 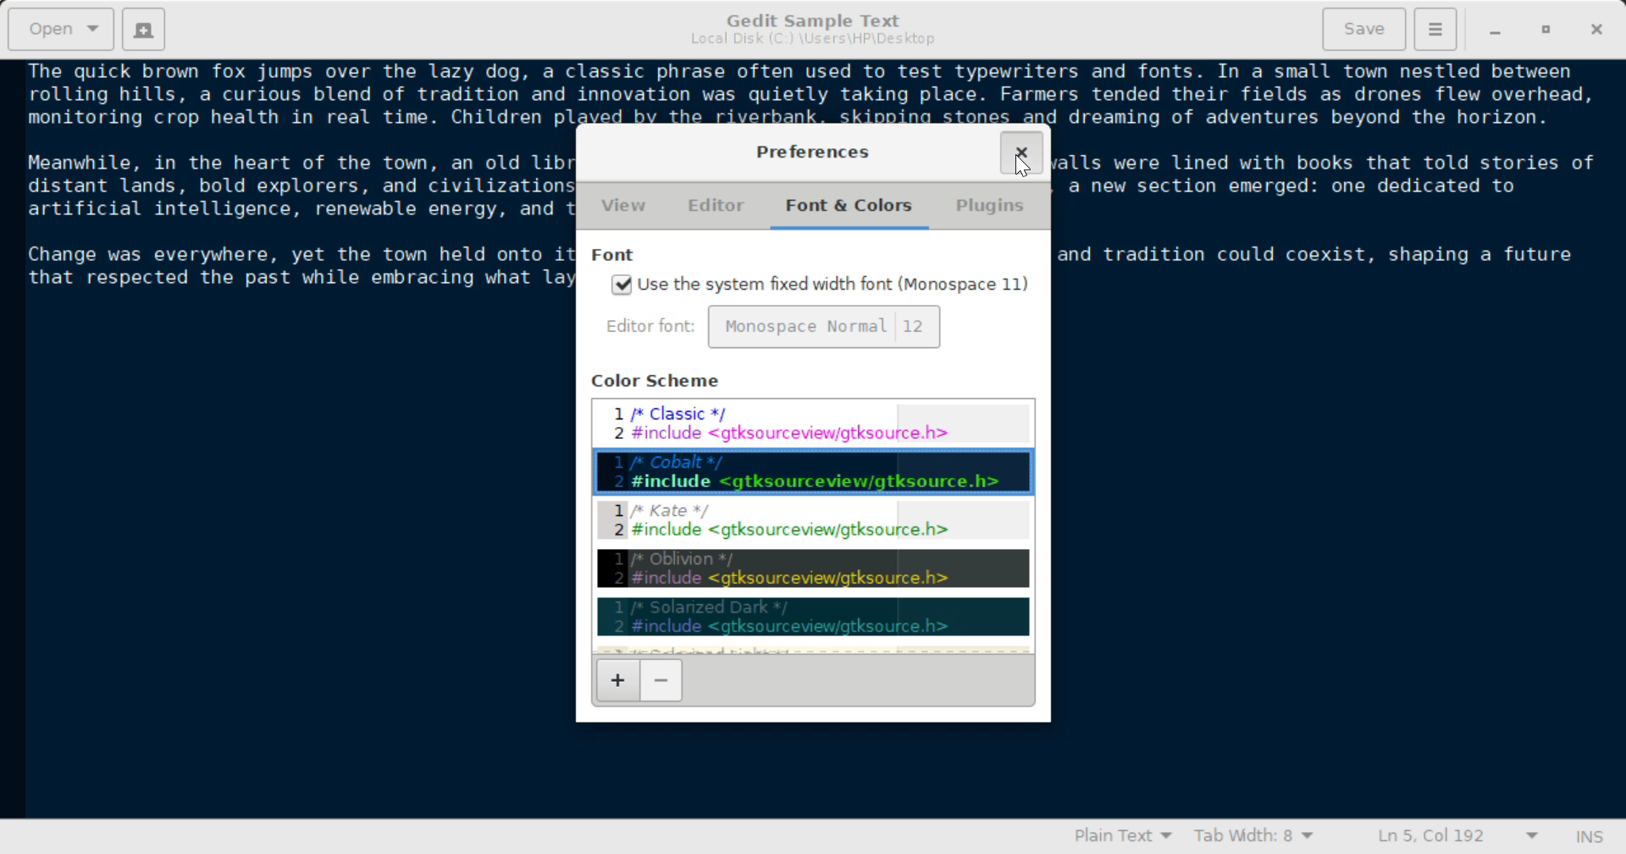 I want to click on Classic Scheme, so click(x=813, y=422).